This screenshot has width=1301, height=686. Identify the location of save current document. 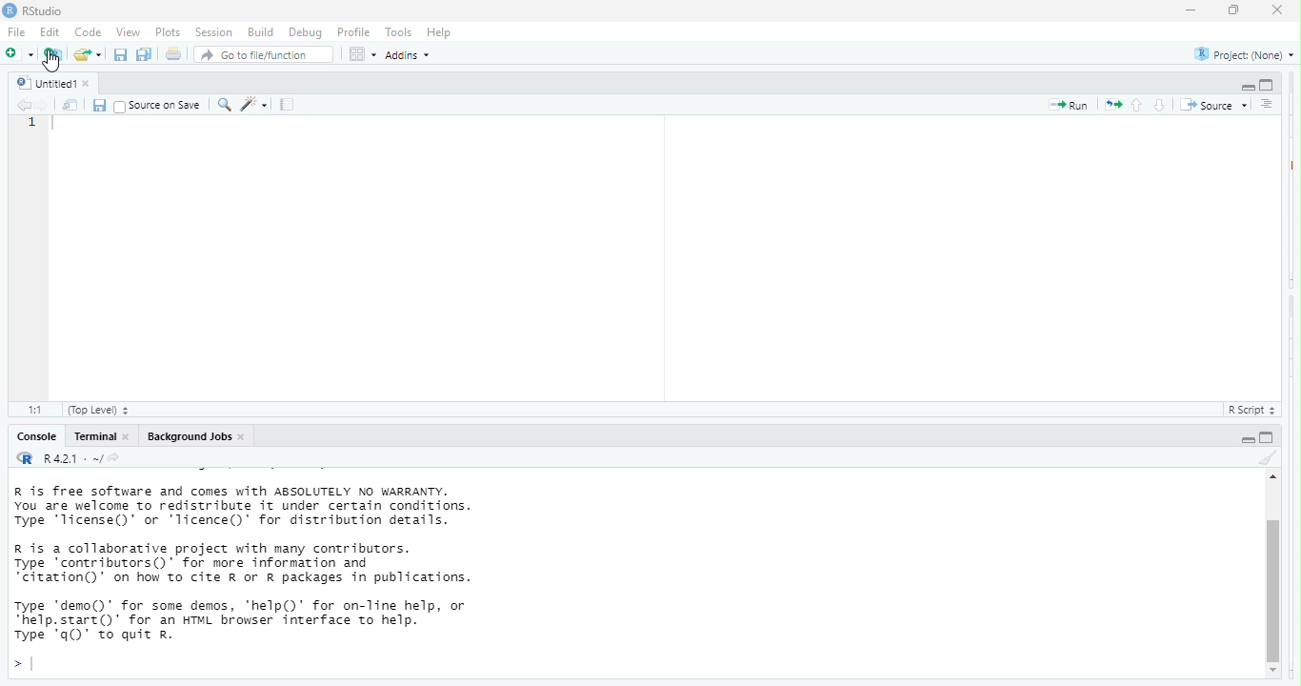
(120, 54).